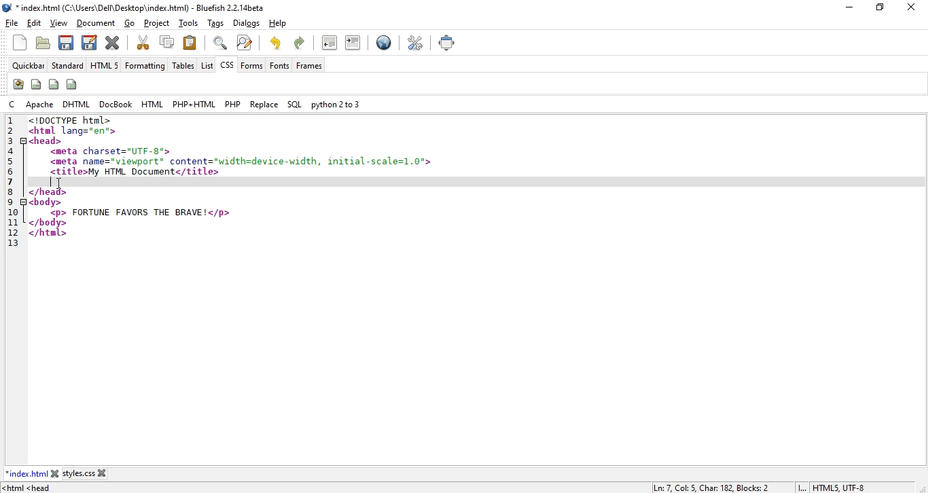  I want to click on 6, so click(14, 172).